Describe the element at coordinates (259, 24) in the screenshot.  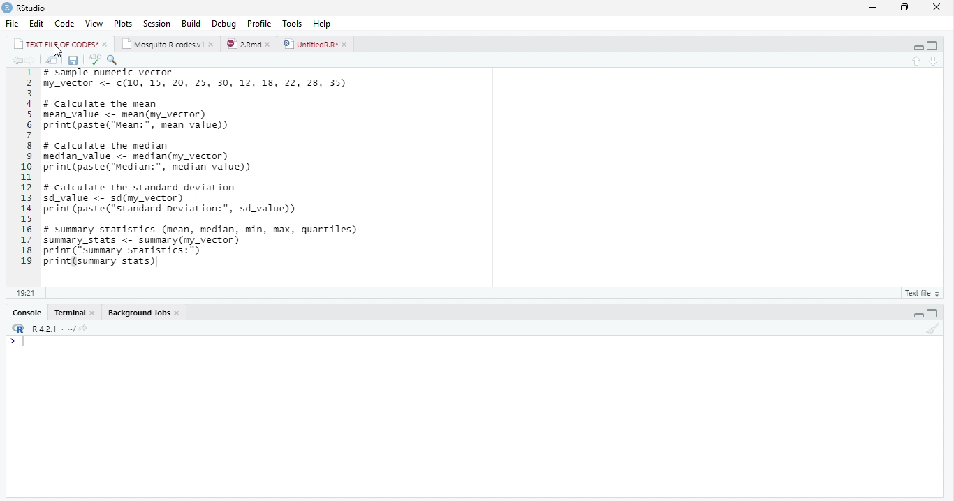
I see `profile` at that location.